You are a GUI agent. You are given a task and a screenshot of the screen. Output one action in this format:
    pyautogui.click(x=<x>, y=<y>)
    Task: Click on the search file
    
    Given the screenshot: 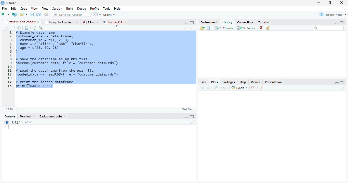 What is the action you would take?
    pyautogui.click(x=71, y=14)
    